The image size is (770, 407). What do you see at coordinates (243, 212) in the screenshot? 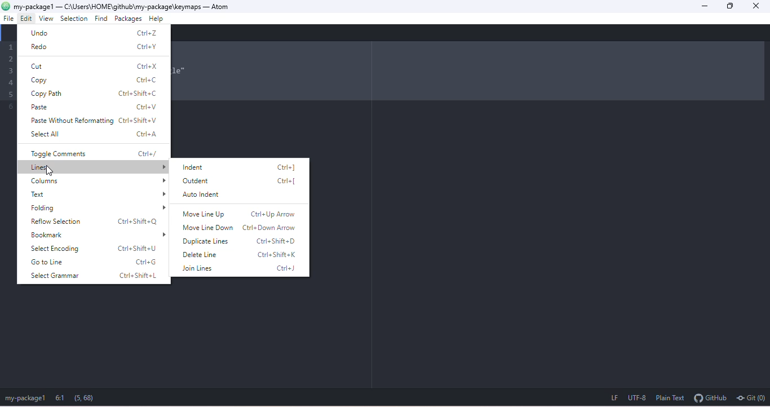
I see `move line up` at bounding box center [243, 212].